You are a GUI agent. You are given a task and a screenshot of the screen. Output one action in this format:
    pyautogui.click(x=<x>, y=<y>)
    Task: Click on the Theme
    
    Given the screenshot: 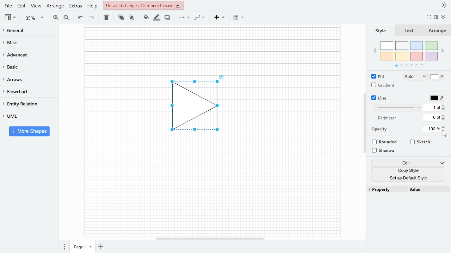 What is the action you would take?
    pyautogui.click(x=445, y=5)
    